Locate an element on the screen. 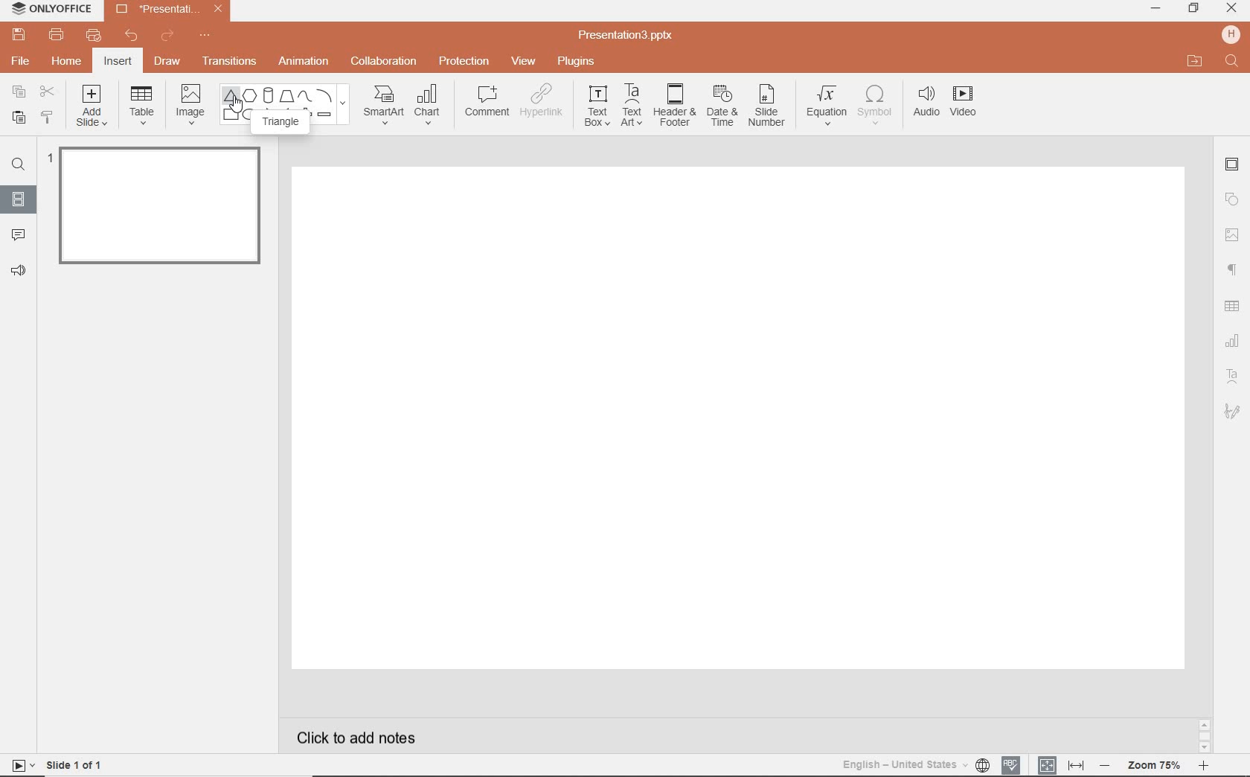 The image size is (1250, 777). HYPERLINK is located at coordinates (542, 105).